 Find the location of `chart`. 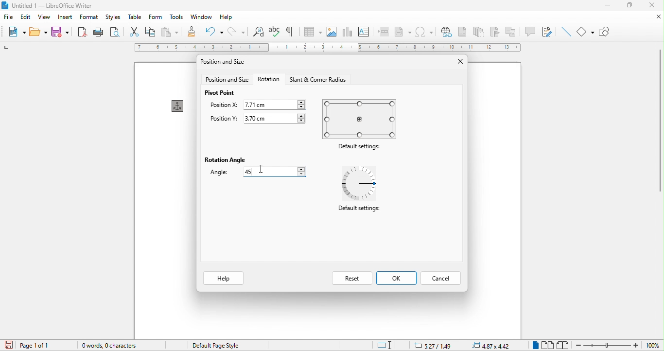

chart is located at coordinates (349, 32).